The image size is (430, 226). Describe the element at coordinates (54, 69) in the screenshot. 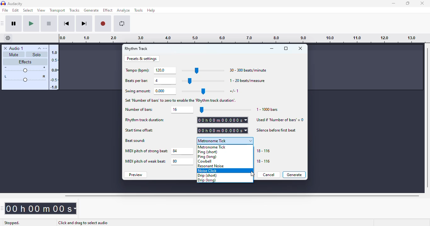

I see `amplitude` at that location.